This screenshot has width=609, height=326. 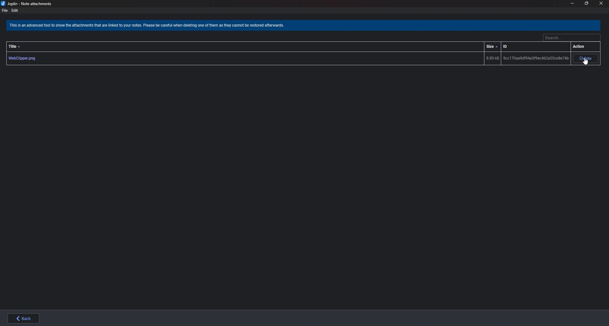 What do you see at coordinates (5, 10) in the screenshot?
I see `file` at bounding box center [5, 10].